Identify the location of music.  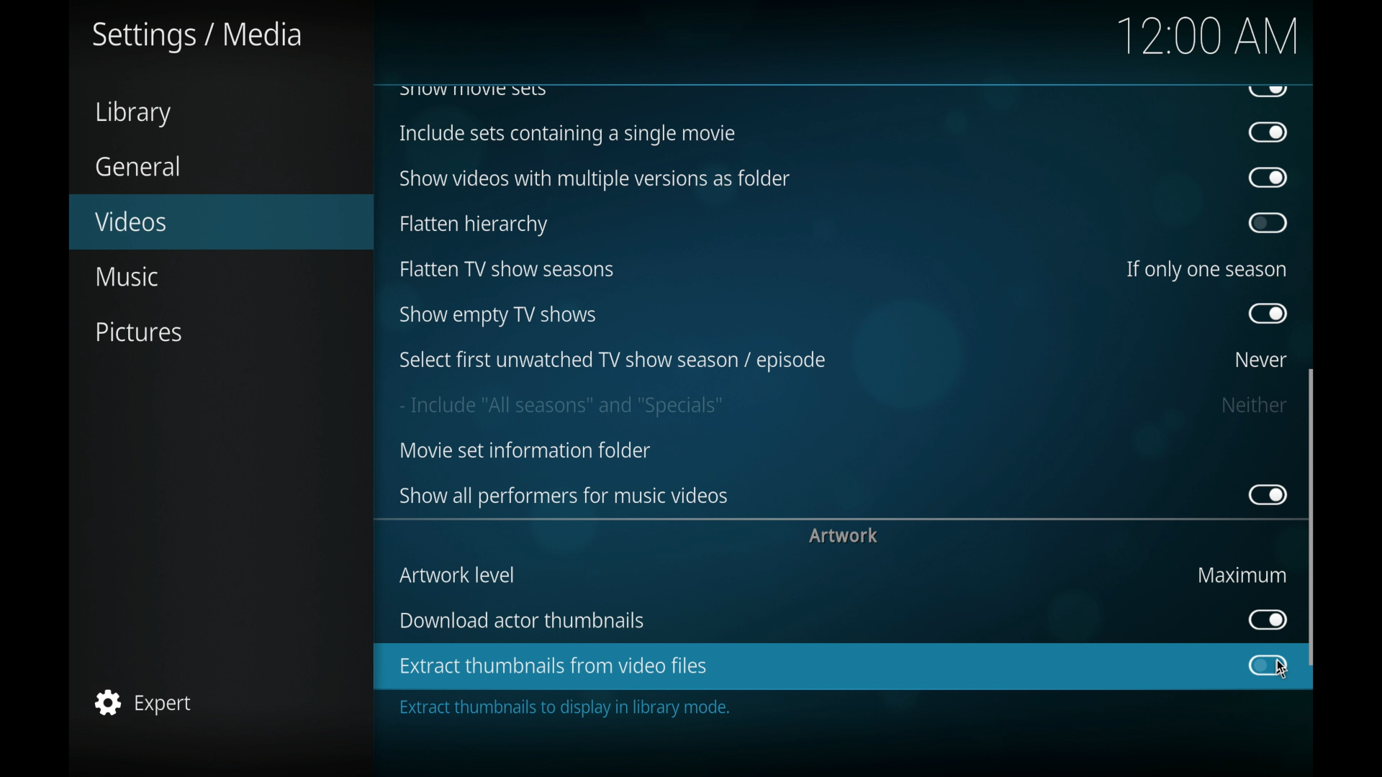
(125, 276).